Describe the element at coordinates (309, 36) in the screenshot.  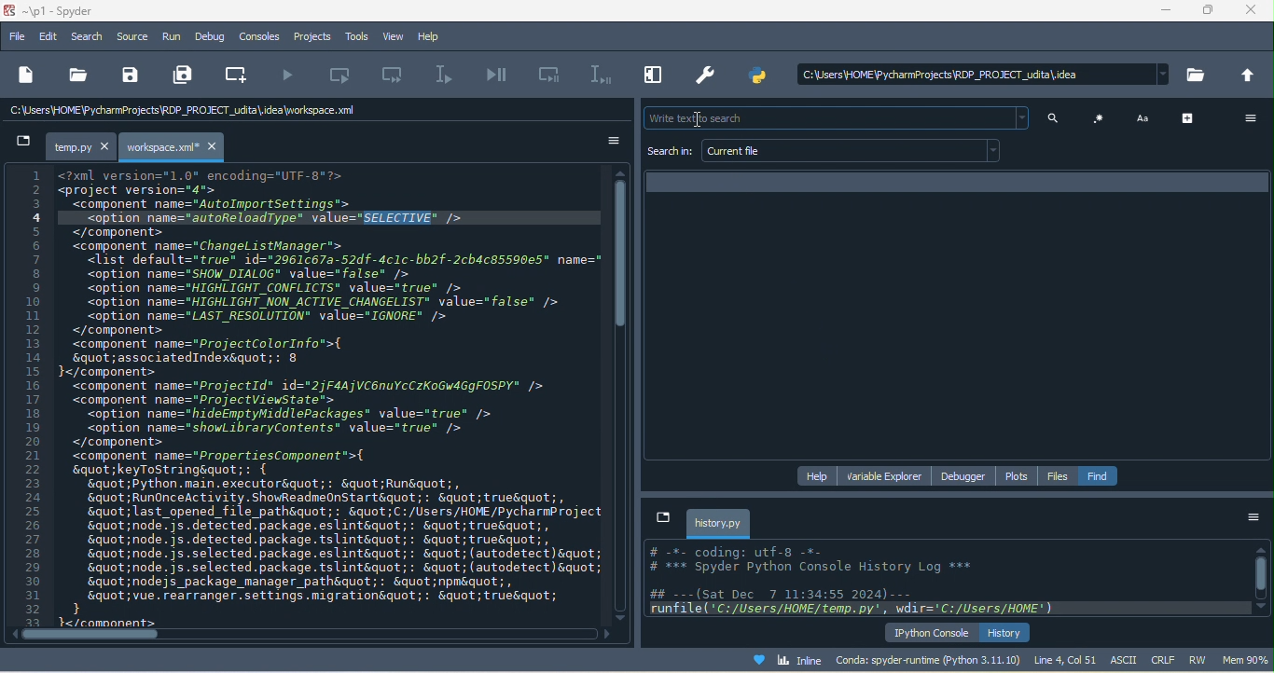
I see `projects` at that location.